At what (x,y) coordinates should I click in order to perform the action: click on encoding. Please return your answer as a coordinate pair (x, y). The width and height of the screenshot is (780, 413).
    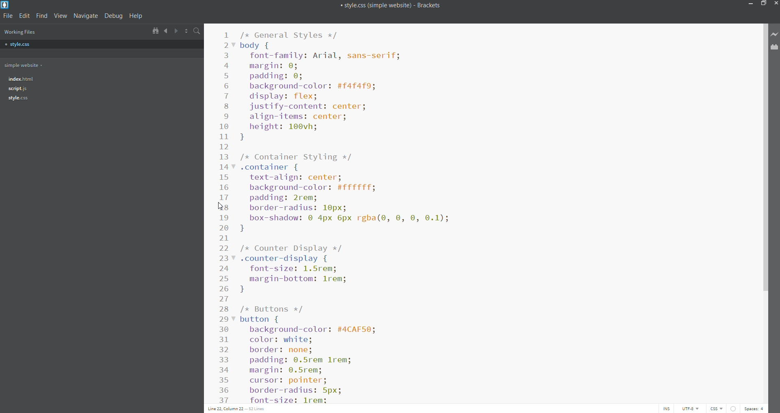
    Looking at the image, I should click on (689, 409).